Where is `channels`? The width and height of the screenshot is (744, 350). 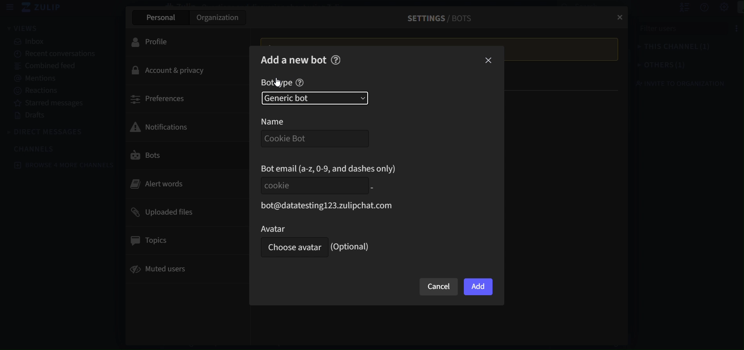 channels is located at coordinates (39, 148).